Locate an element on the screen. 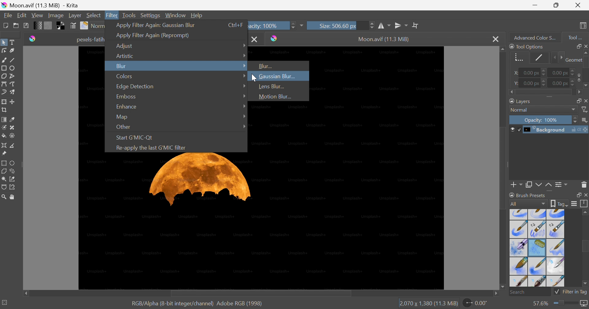 This screenshot has height=309, width=589. Transform a layer or a selection is located at coordinates (4, 101).